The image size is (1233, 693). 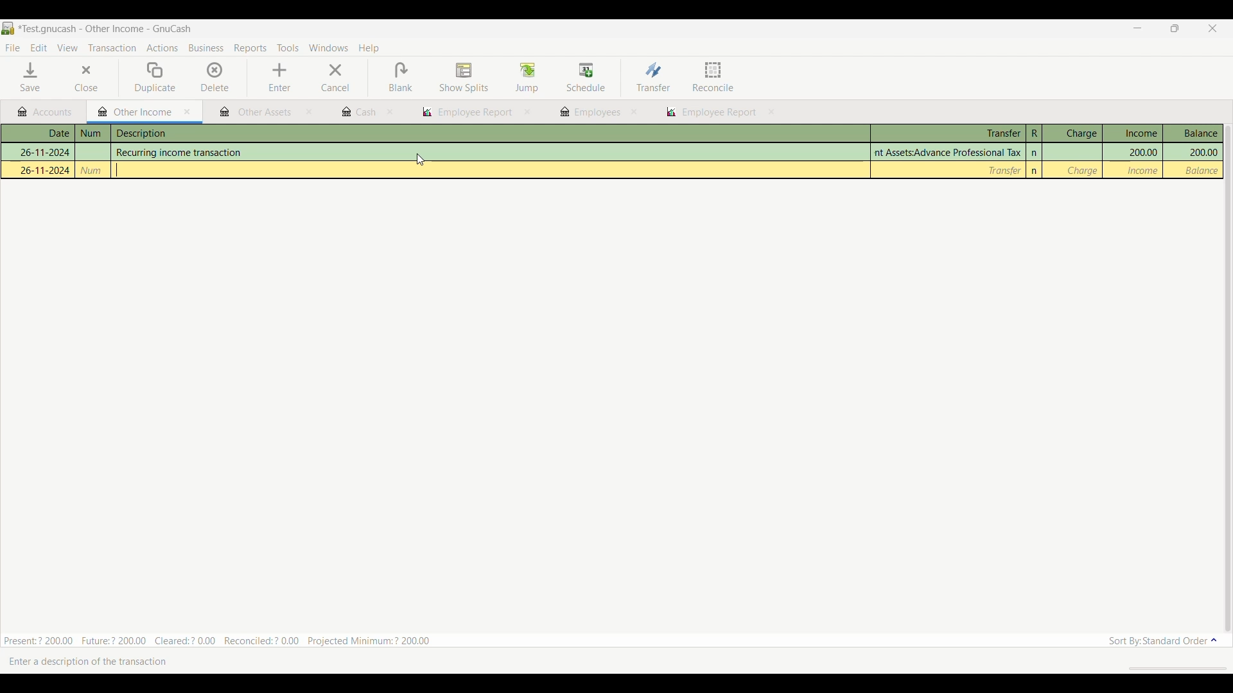 I want to click on Assets:Advance Professional Tax, so click(x=950, y=152).